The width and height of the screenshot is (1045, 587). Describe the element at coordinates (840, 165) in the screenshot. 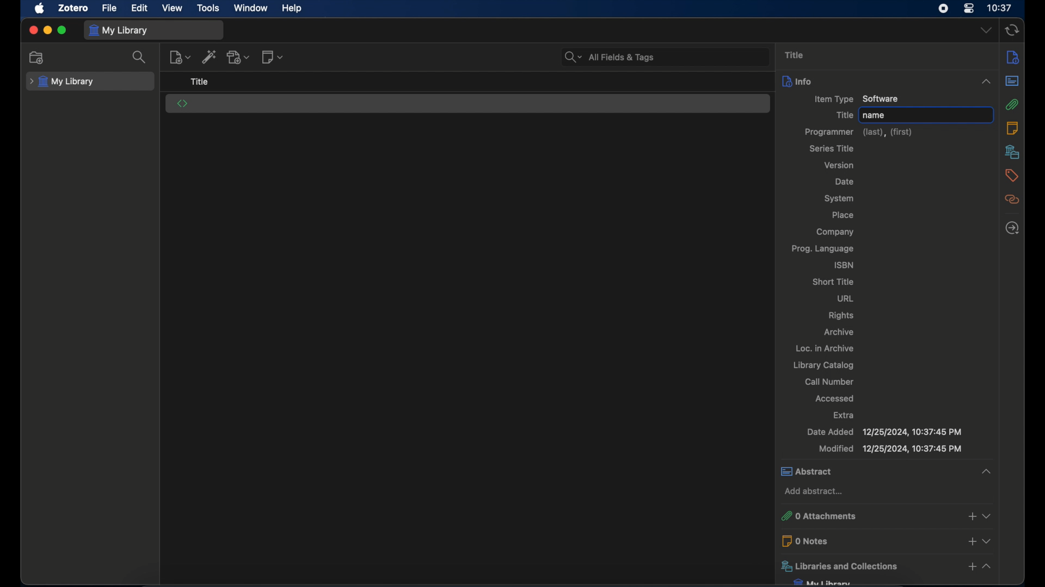

I see `version` at that location.